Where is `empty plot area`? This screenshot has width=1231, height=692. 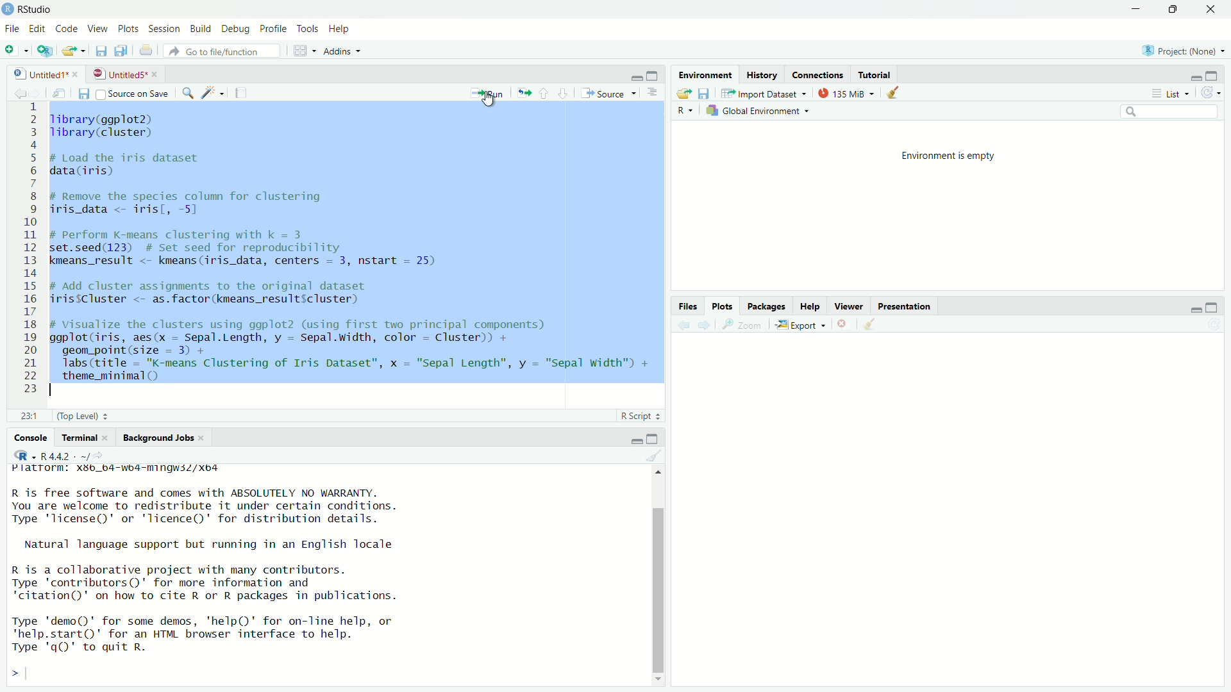 empty plot area is located at coordinates (952, 514).